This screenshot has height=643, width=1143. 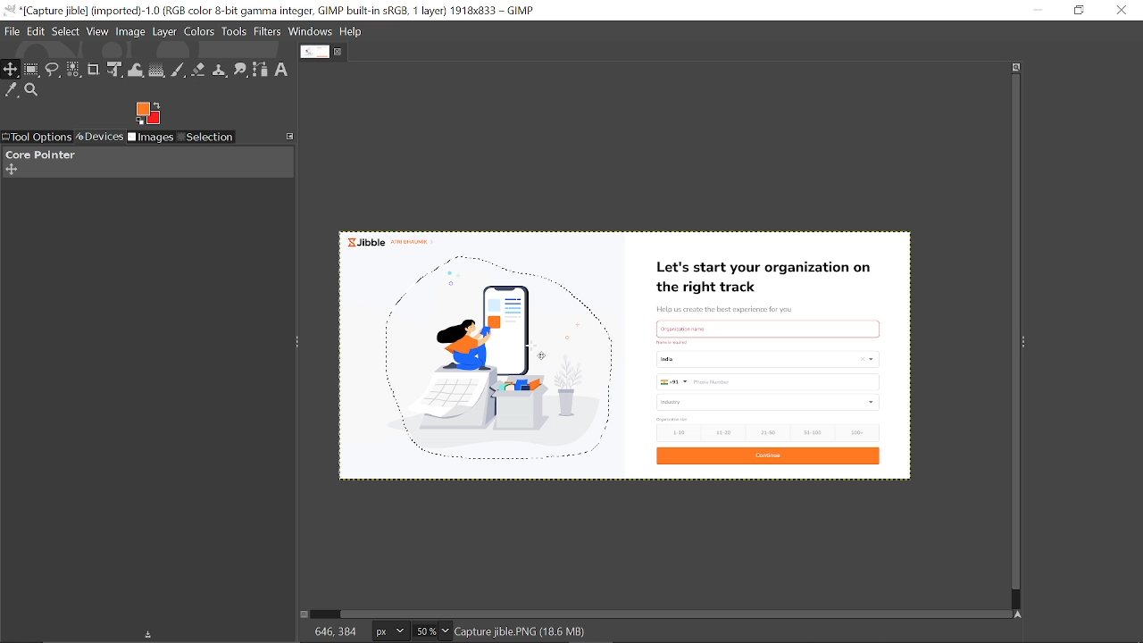 What do you see at coordinates (94, 70) in the screenshot?
I see `Crop text tool` at bounding box center [94, 70].